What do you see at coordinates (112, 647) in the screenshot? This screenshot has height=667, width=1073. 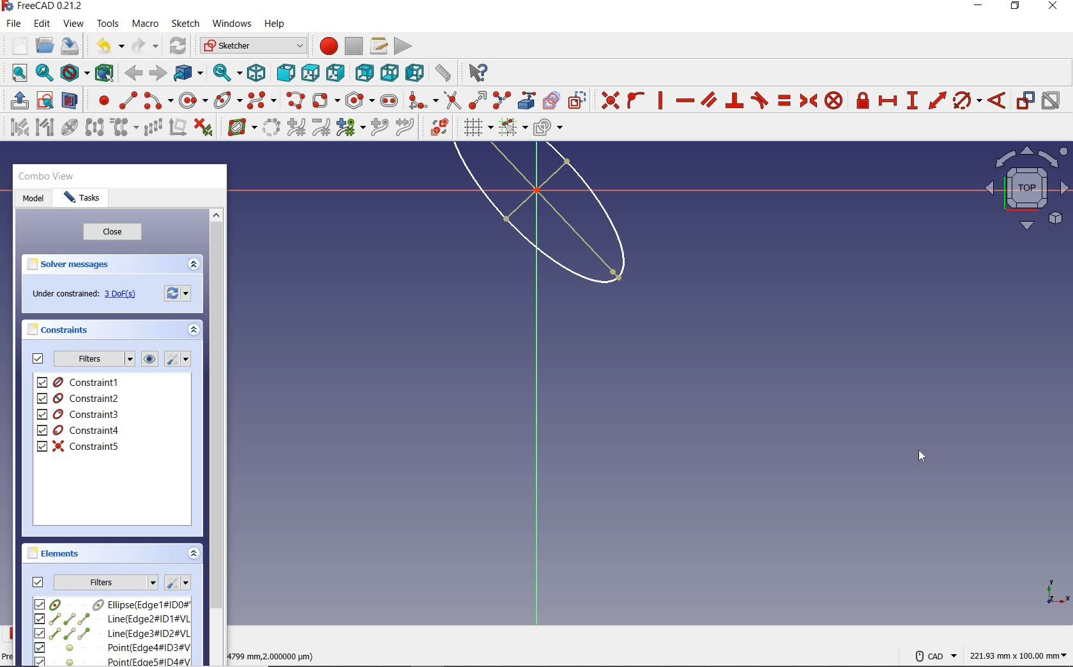 I see `element4` at bounding box center [112, 647].